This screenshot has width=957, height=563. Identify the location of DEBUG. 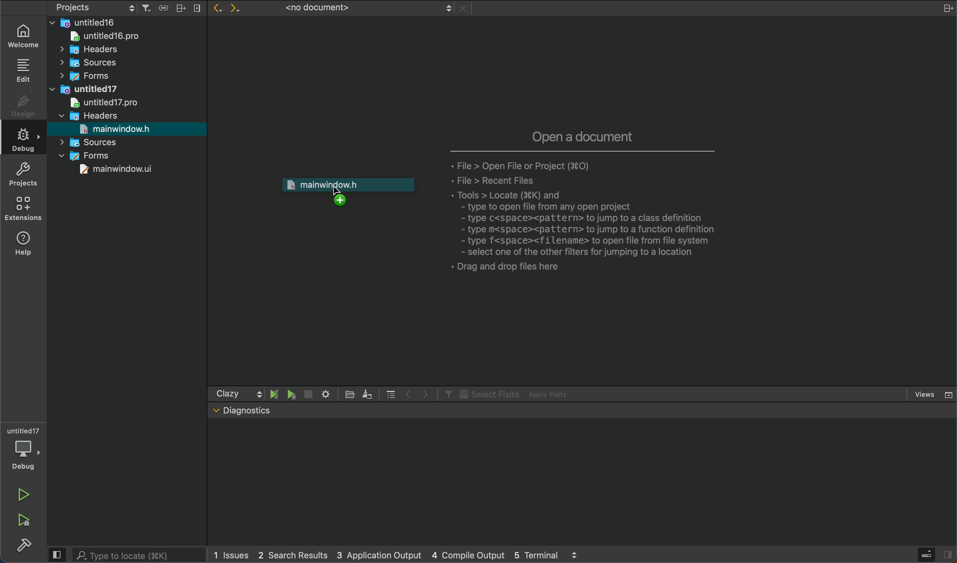
(26, 141).